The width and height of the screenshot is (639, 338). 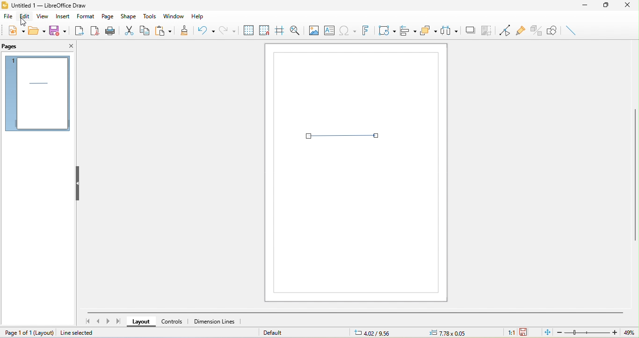 What do you see at coordinates (41, 17) in the screenshot?
I see `view` at bounding box center [41, 17].